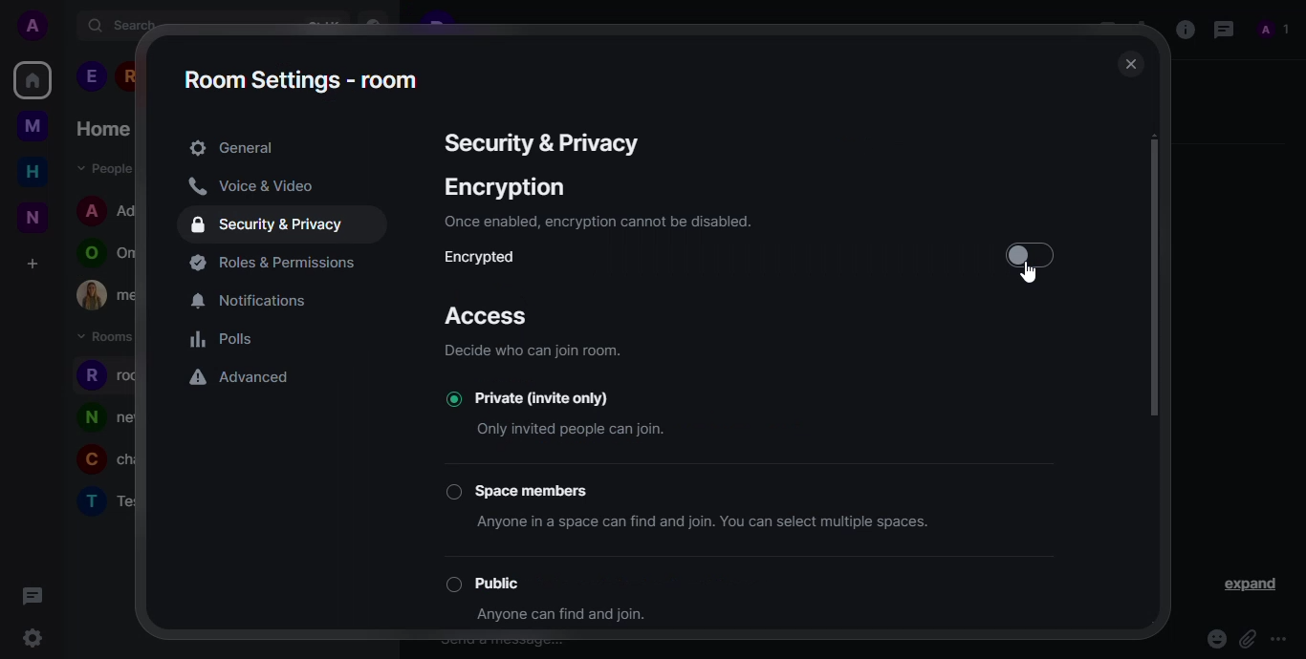  Describe the element at coordinates (488, 258) in the screenshot. I see `encrypted` at that location.